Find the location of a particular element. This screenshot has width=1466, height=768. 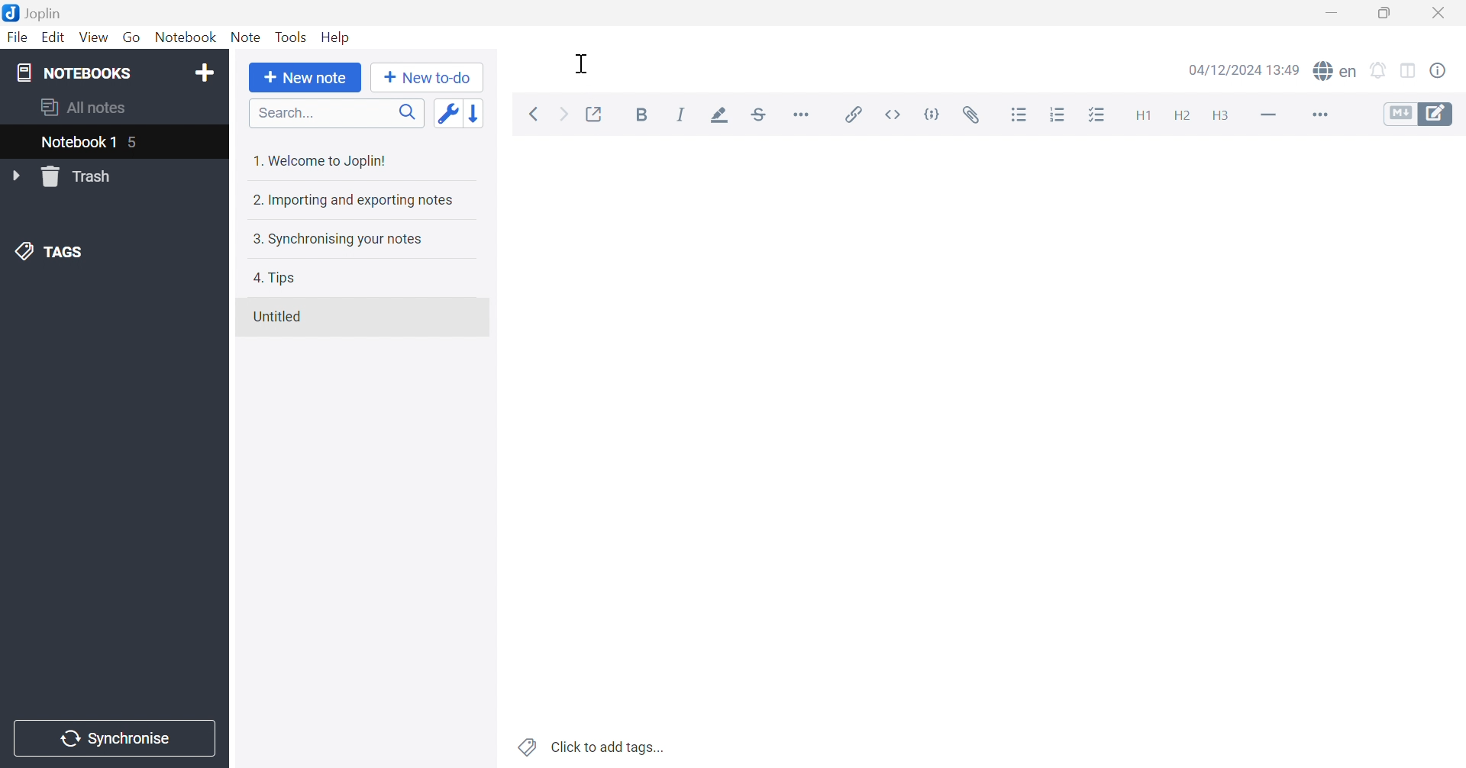

Highlight is located at coordinates (722, 115).